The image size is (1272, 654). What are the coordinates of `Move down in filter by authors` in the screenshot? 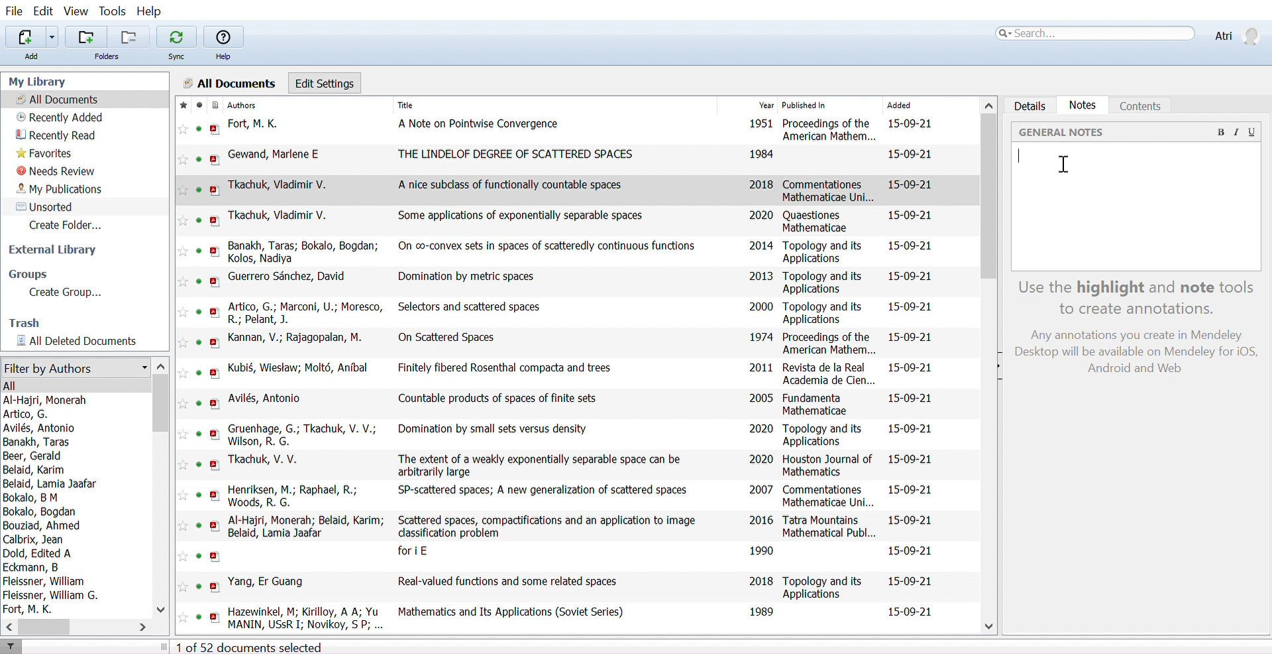 It's located at (160, 608).